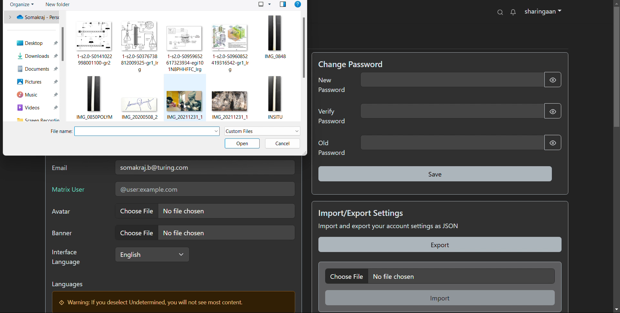  Describe the element at coordinates (440, 245) in the screenshot. I see `export account settings` at that location.